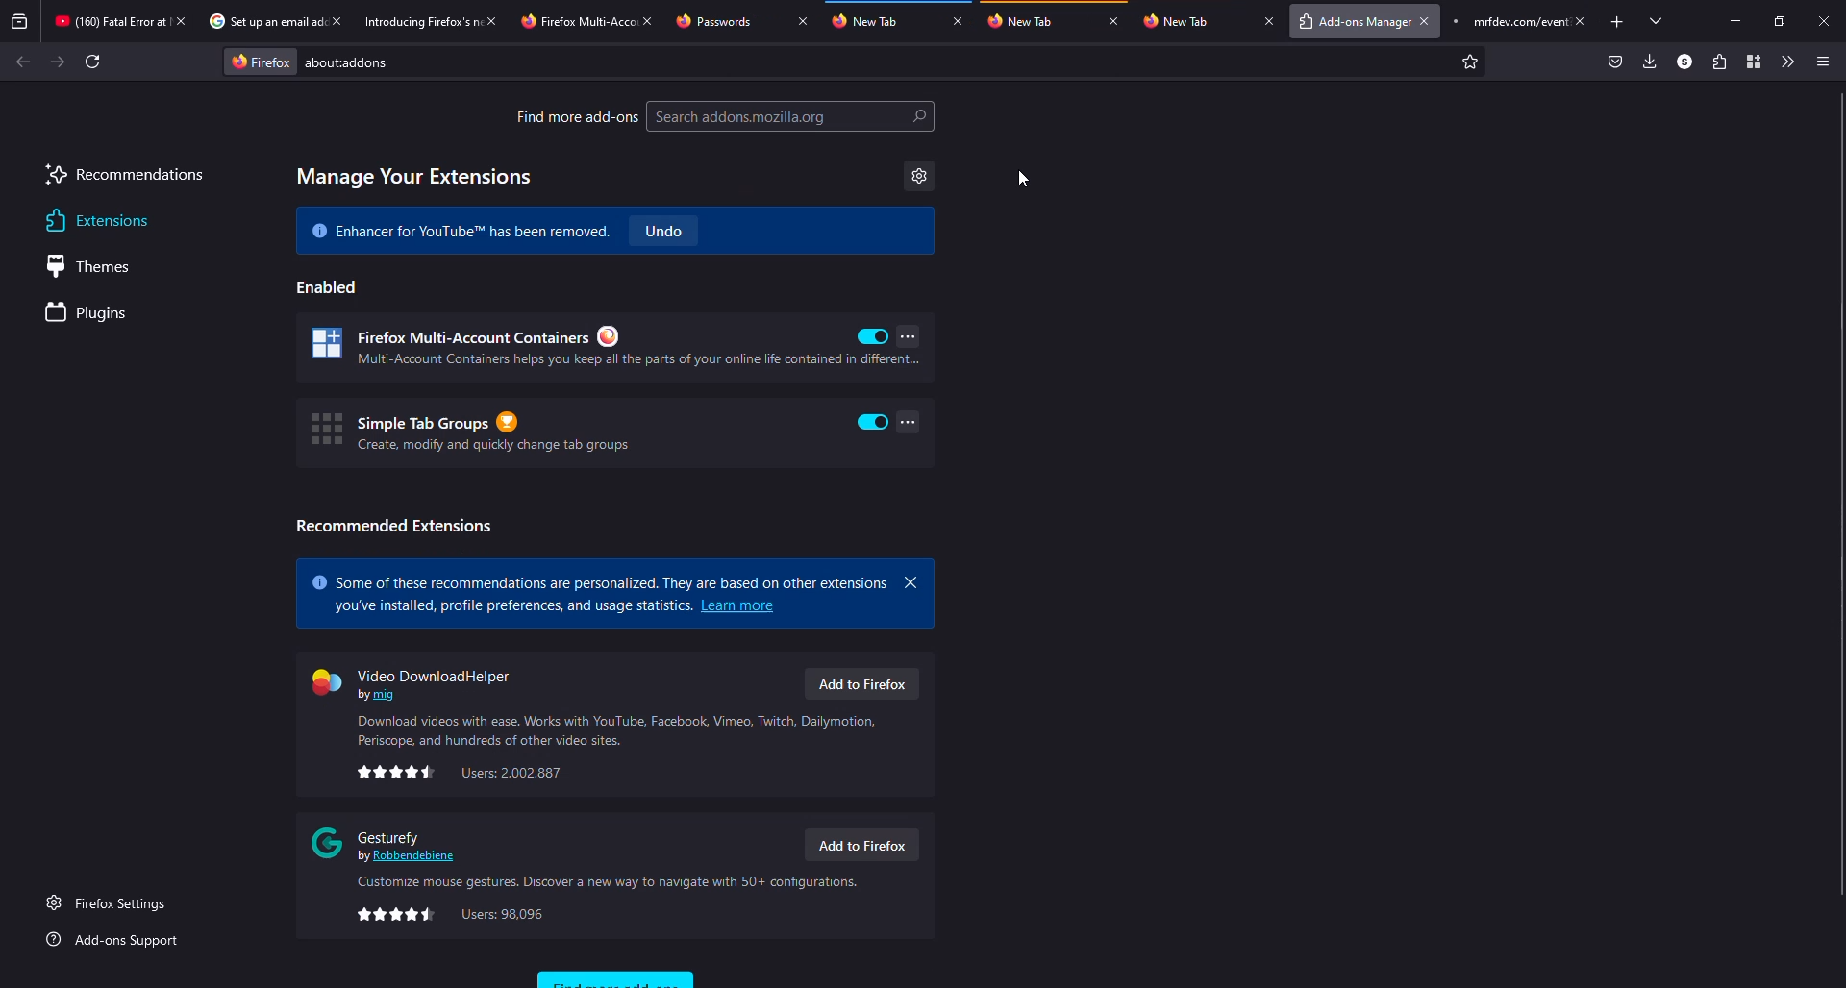  Describe the element at coordinates (58, 62) in the screenshot. I see `forward` at that location.